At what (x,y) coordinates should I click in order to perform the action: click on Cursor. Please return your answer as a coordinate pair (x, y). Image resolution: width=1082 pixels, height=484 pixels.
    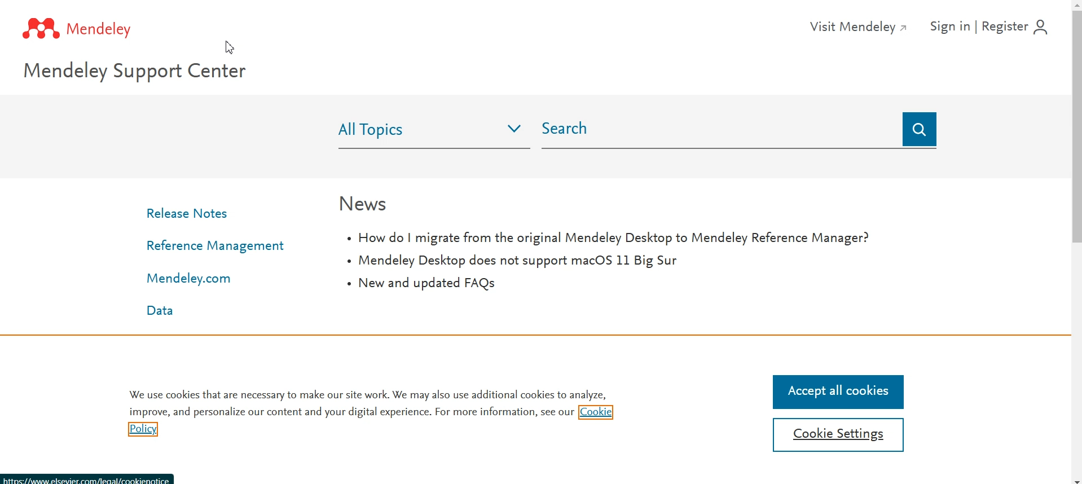
    Looking at the image, I should click on (230, 47).